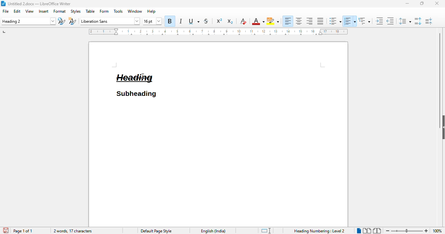  Describe the element at coordinates (6, 11) in the screenshot. I see `file` at that location.